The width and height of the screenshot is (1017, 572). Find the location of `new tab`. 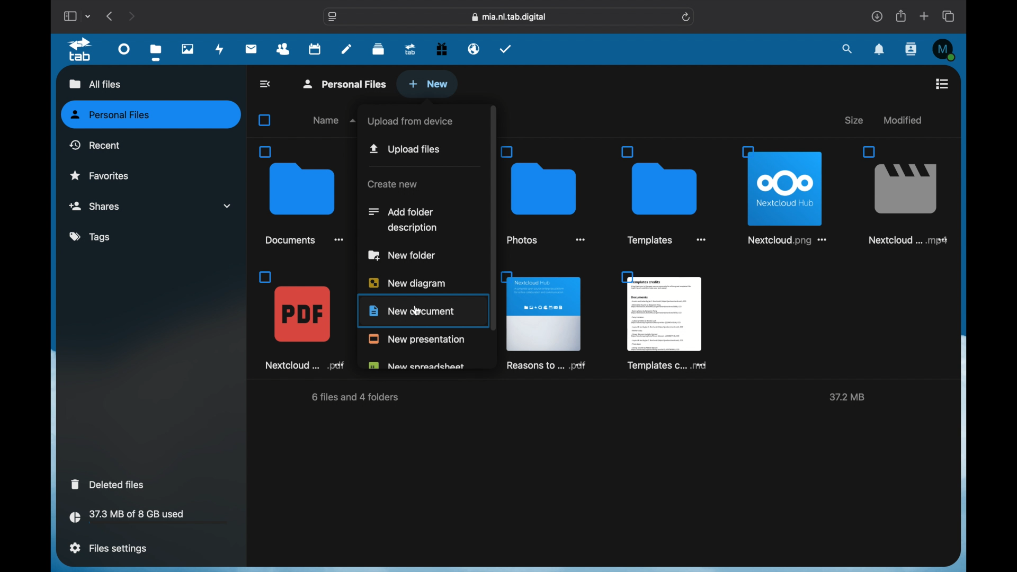

new tab is located at coordinates (924, 16).